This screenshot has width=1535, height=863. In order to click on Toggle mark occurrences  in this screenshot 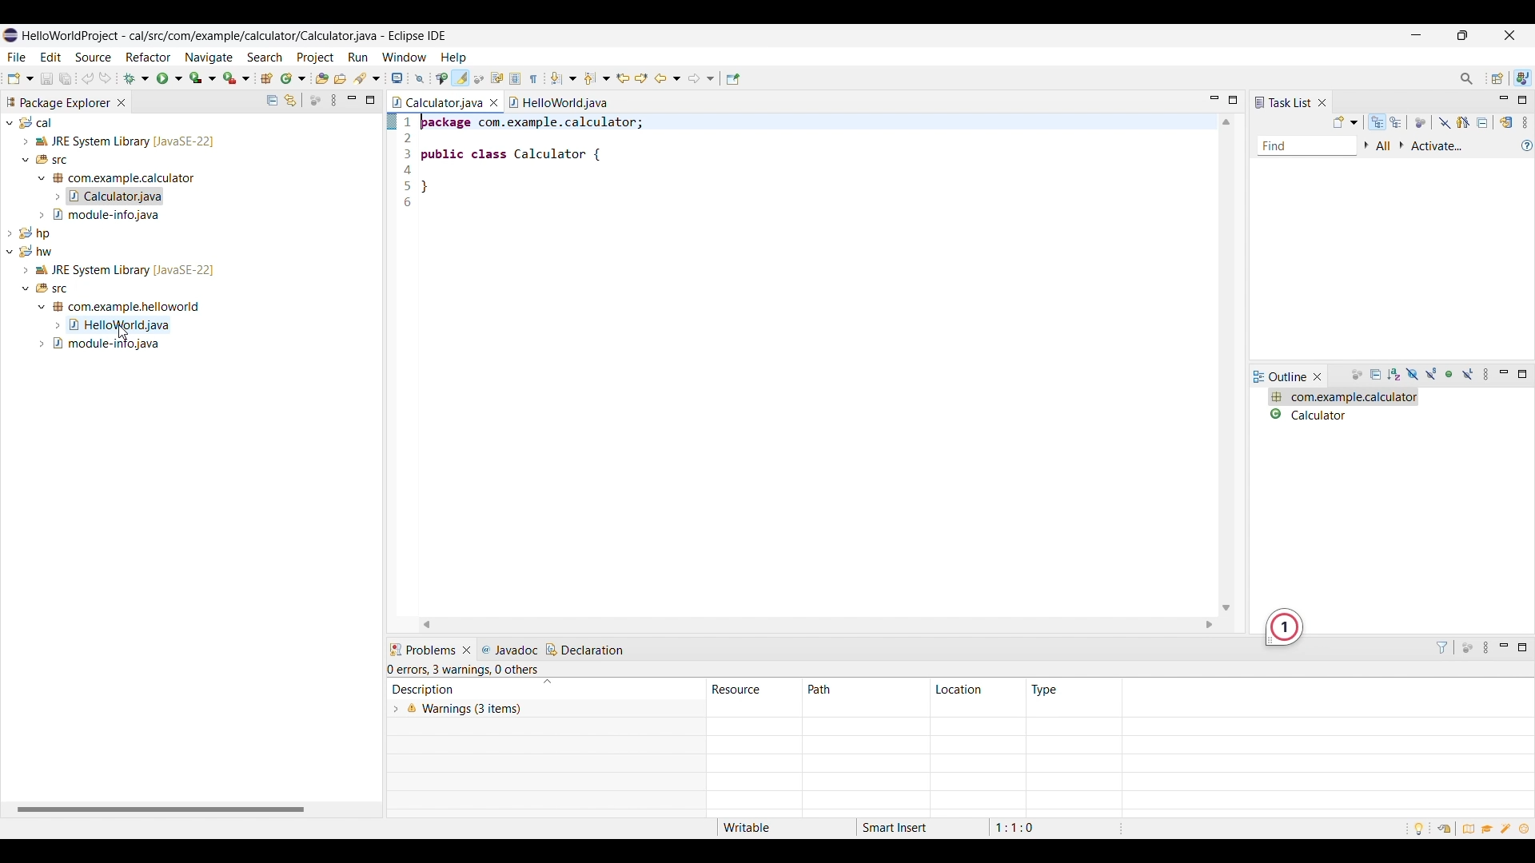, I will do `click(461, 78)`.